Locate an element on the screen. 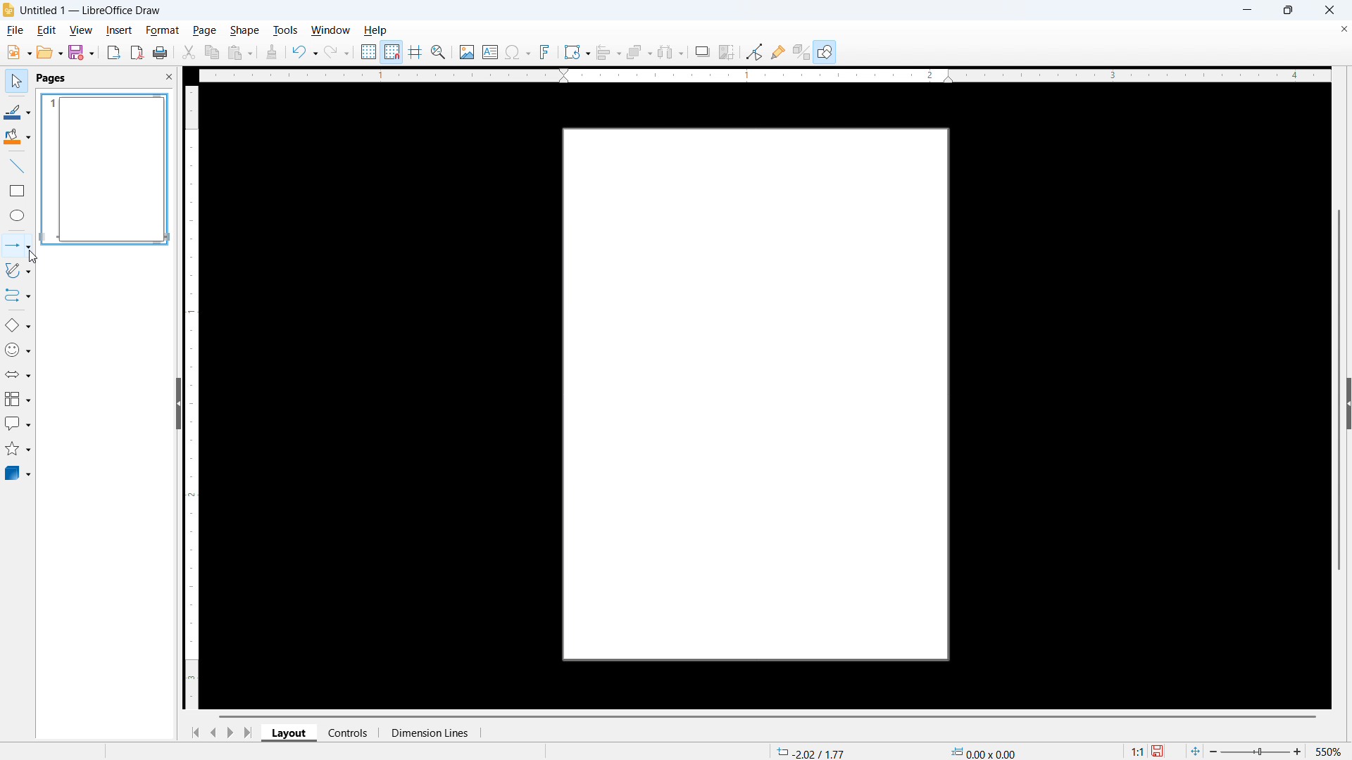  1:1 is located at coordinates (1137, 752).